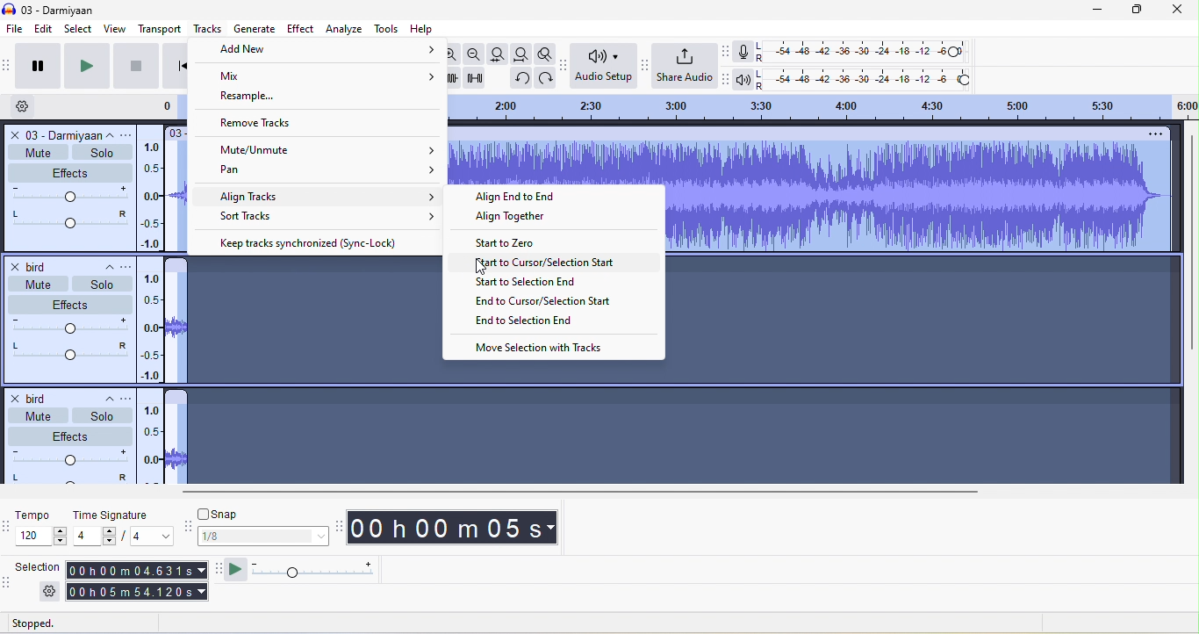  I want to click on bird, so click(33, 265).